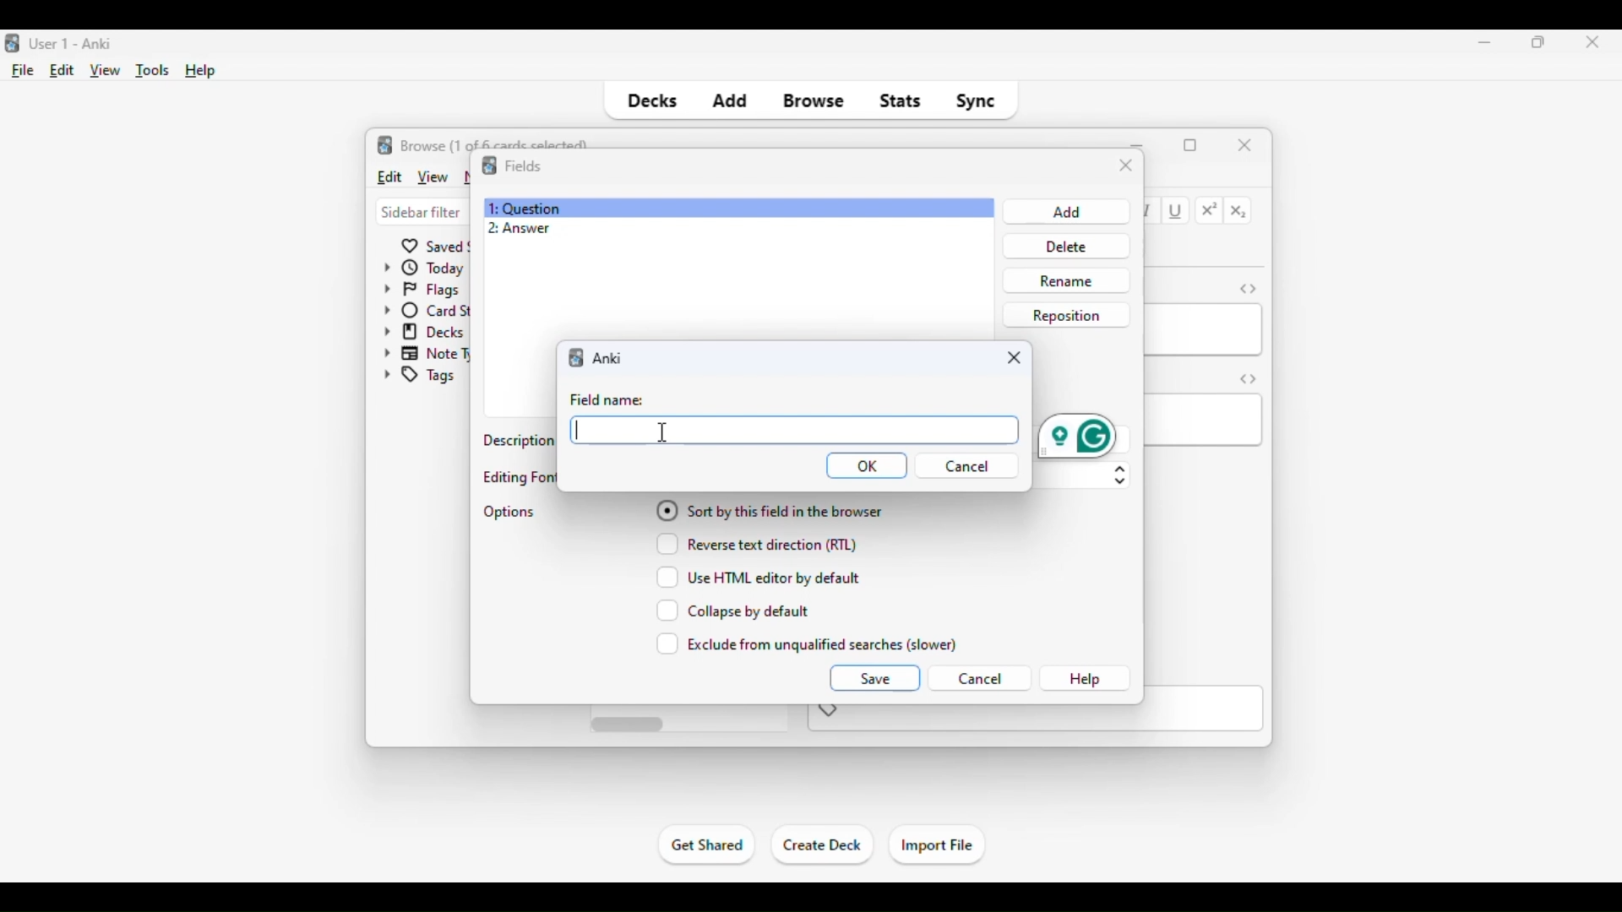  I want to click on view, so click(106, 71).